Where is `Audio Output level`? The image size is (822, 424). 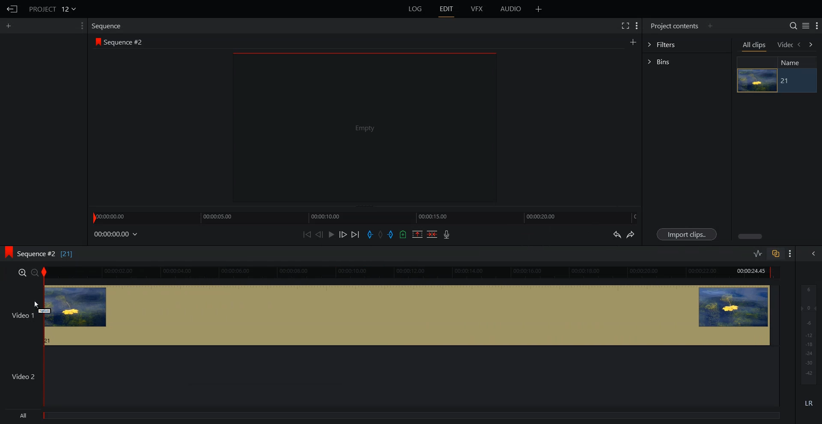 Audio Output level is located at coordinates (807, 334).